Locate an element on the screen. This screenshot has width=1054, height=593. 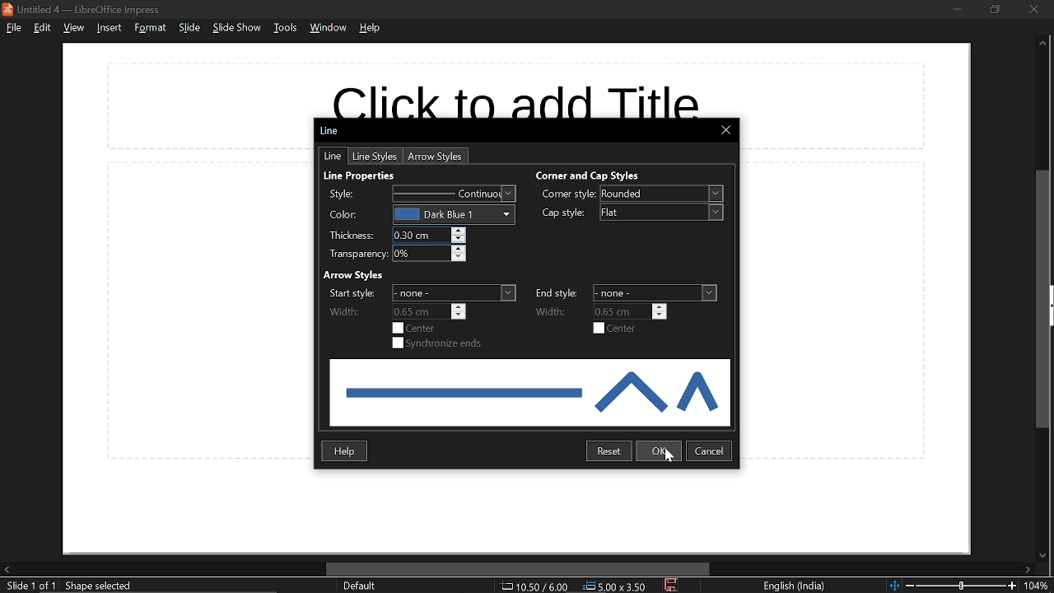
Labels is located at coordinates (357, 225).